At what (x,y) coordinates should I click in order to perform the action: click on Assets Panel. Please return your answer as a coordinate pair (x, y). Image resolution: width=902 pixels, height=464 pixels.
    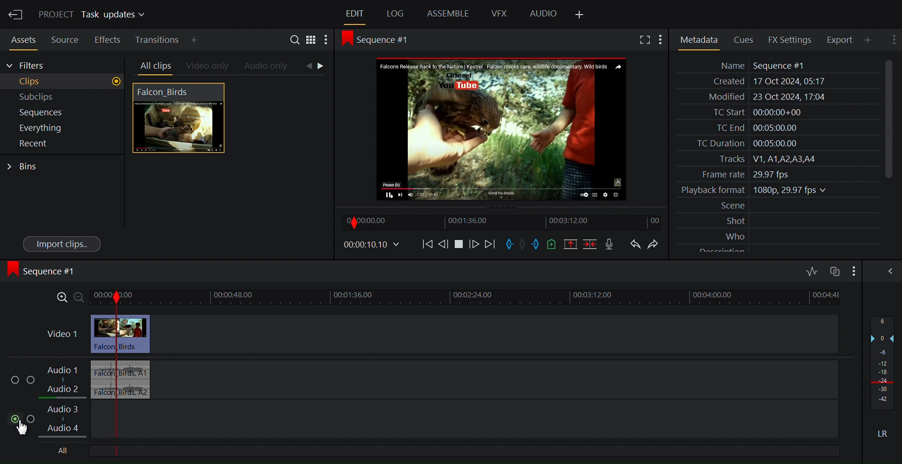
    Looking at the image, I should click on (21, 39).